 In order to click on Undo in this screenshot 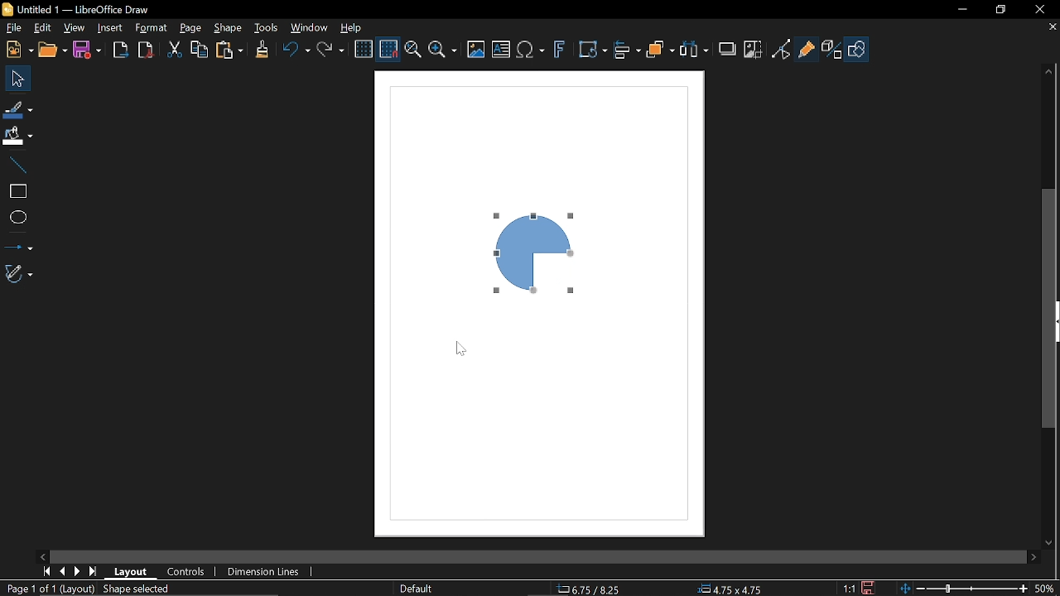, I will do `click(294, 50)`.